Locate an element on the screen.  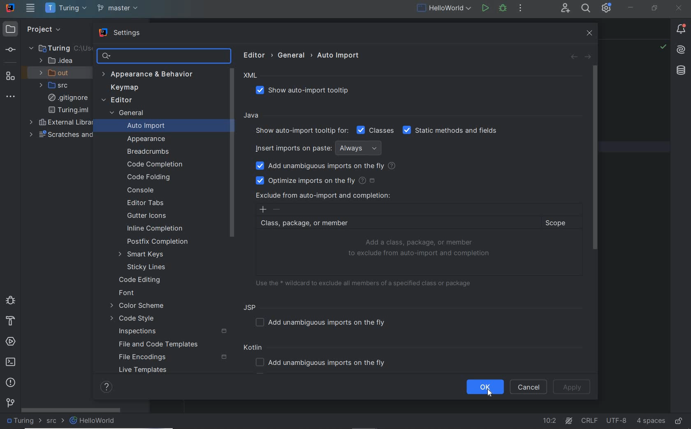
gitignore is located at coordinates (68, 98).